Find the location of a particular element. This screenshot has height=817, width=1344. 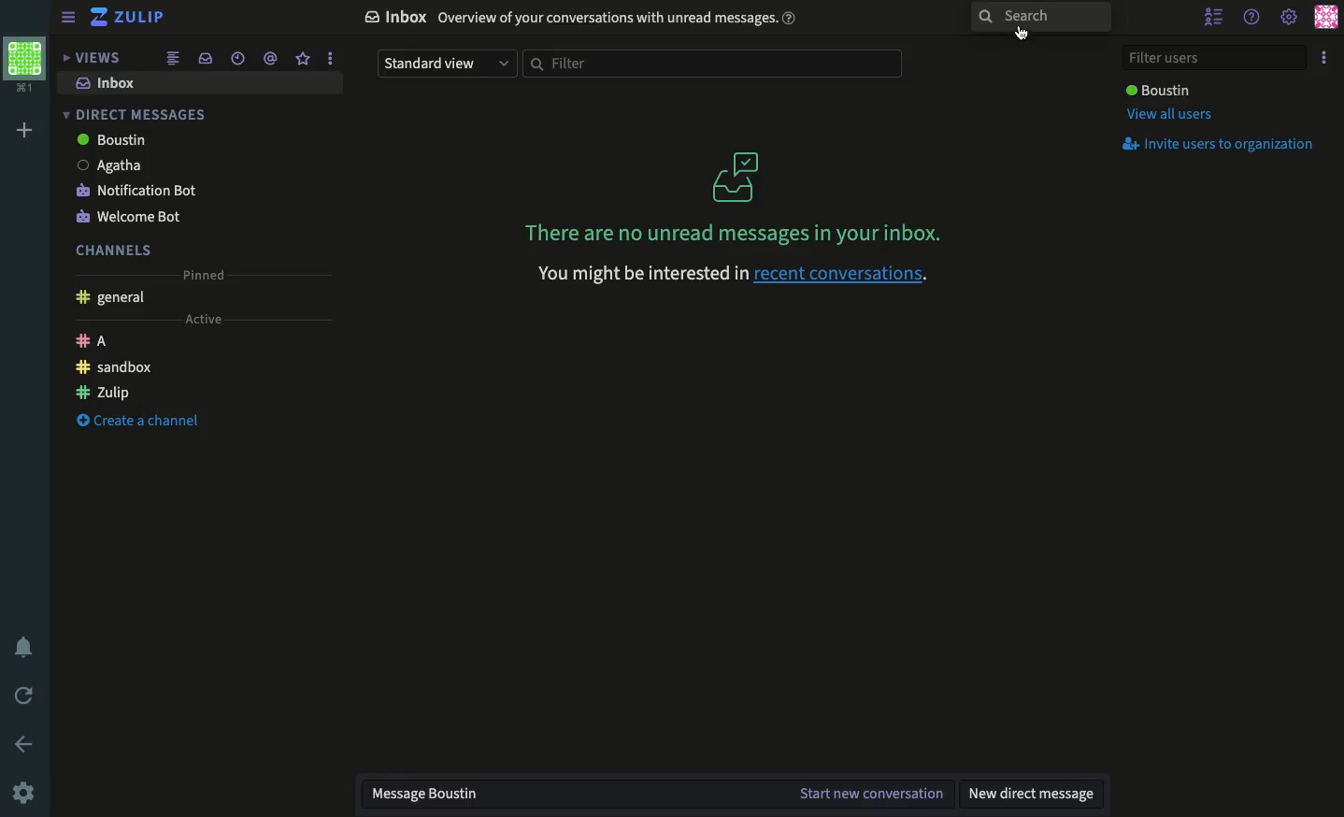

Notification bot is located at coordinates (141, 192).